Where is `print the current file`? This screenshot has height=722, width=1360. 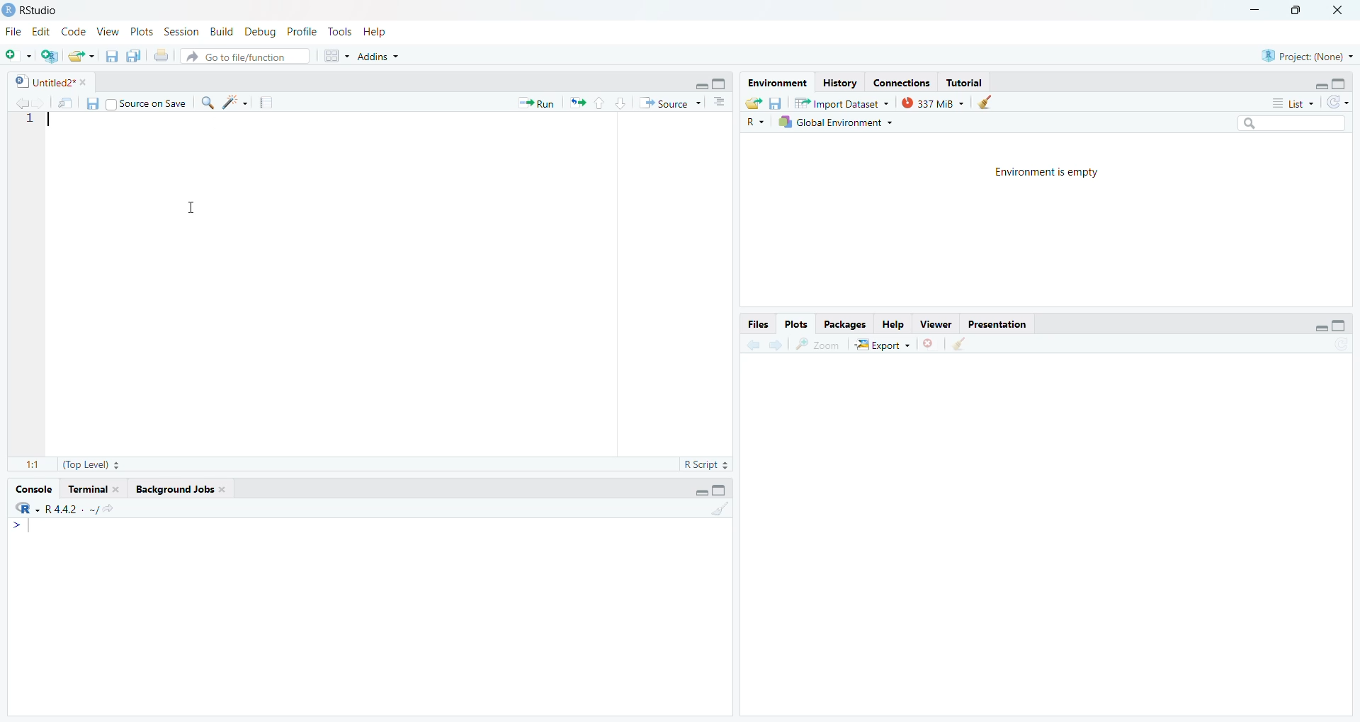
print the current file is located at coordinates (161, 56).